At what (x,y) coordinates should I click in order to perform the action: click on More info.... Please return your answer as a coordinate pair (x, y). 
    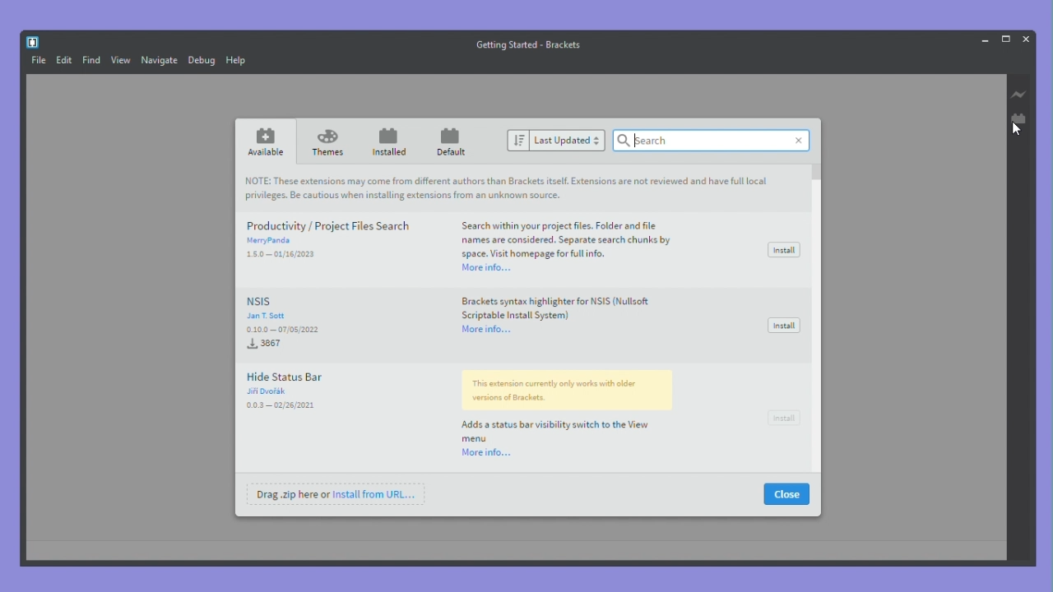
    Looking at the image, I should click on (485, 266).